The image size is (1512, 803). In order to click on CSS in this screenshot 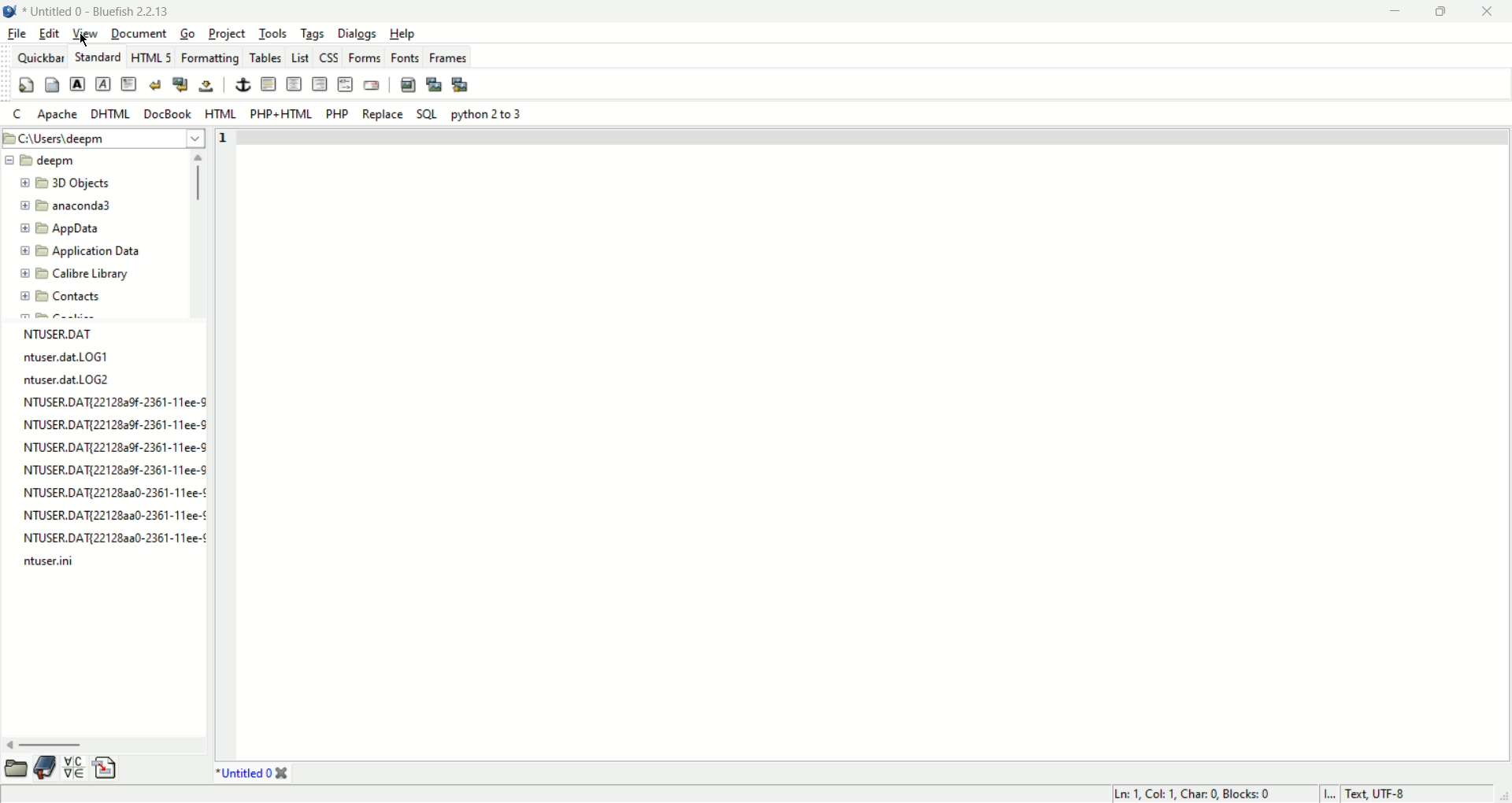, I will do `click(328, 56)`.